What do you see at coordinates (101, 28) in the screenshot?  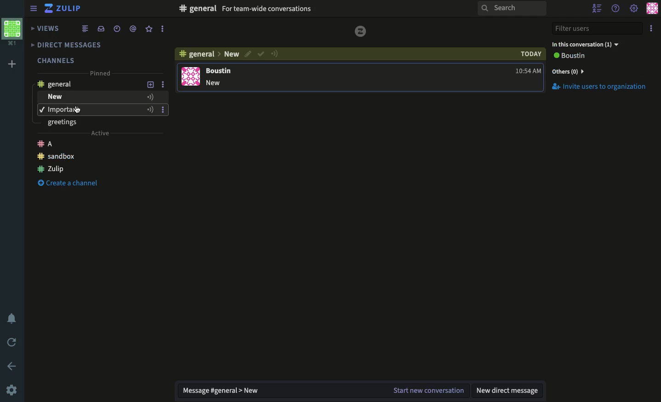 I see `Inbox` at bounding box center [101, 28].